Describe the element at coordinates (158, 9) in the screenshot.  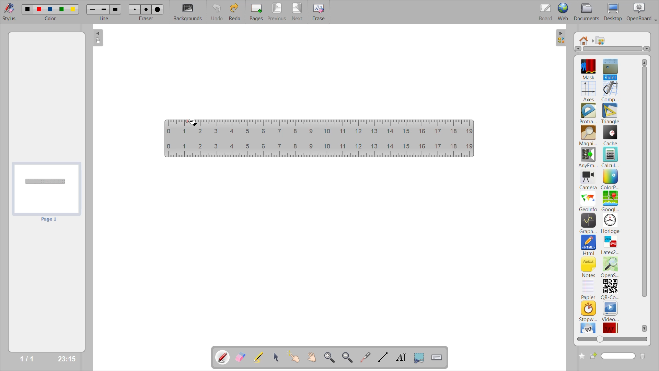
I see `eraser 3` at that location.